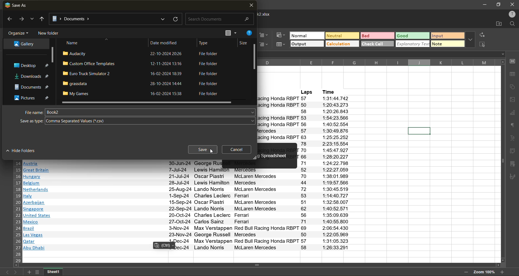  Describe the element at coordinates (186, 190) in the screenshot. I see `text info` at that location.